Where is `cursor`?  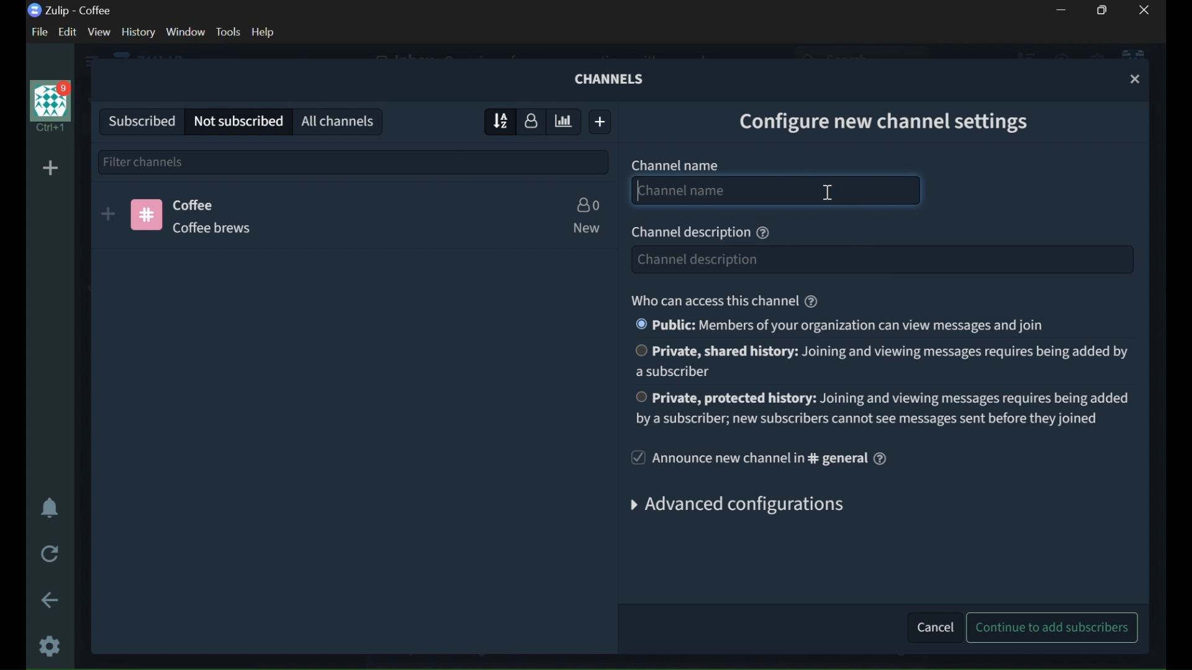
cursor is located at coordinates (828, 194).